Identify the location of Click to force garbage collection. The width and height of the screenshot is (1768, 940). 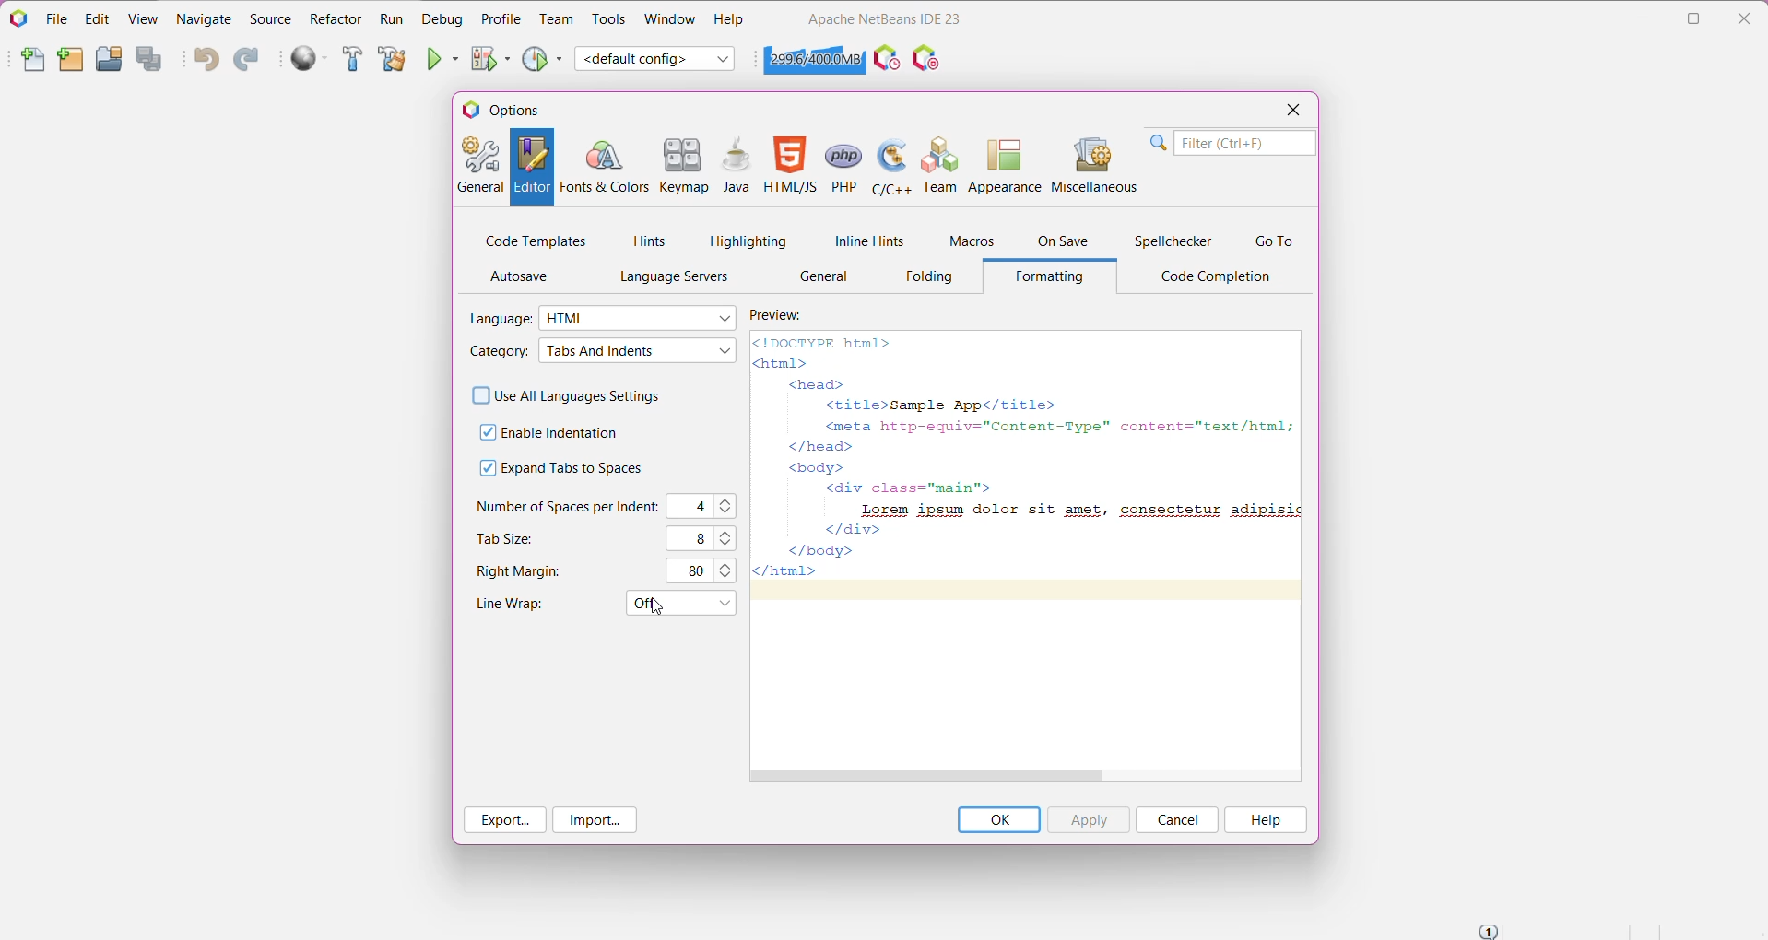
(814, 59).